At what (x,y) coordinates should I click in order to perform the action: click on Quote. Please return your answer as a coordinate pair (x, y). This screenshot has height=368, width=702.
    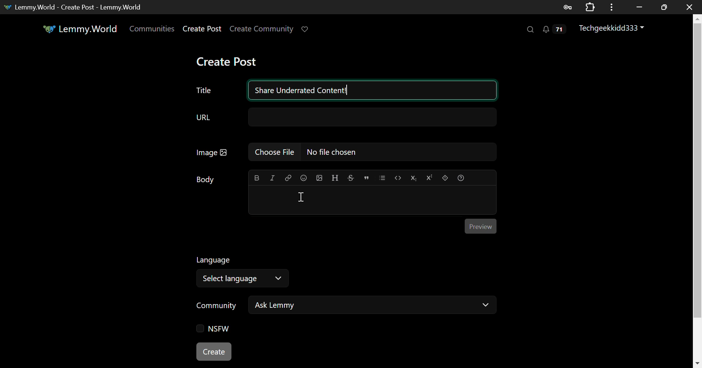
    Looking at the image, I should click on (366, 178).